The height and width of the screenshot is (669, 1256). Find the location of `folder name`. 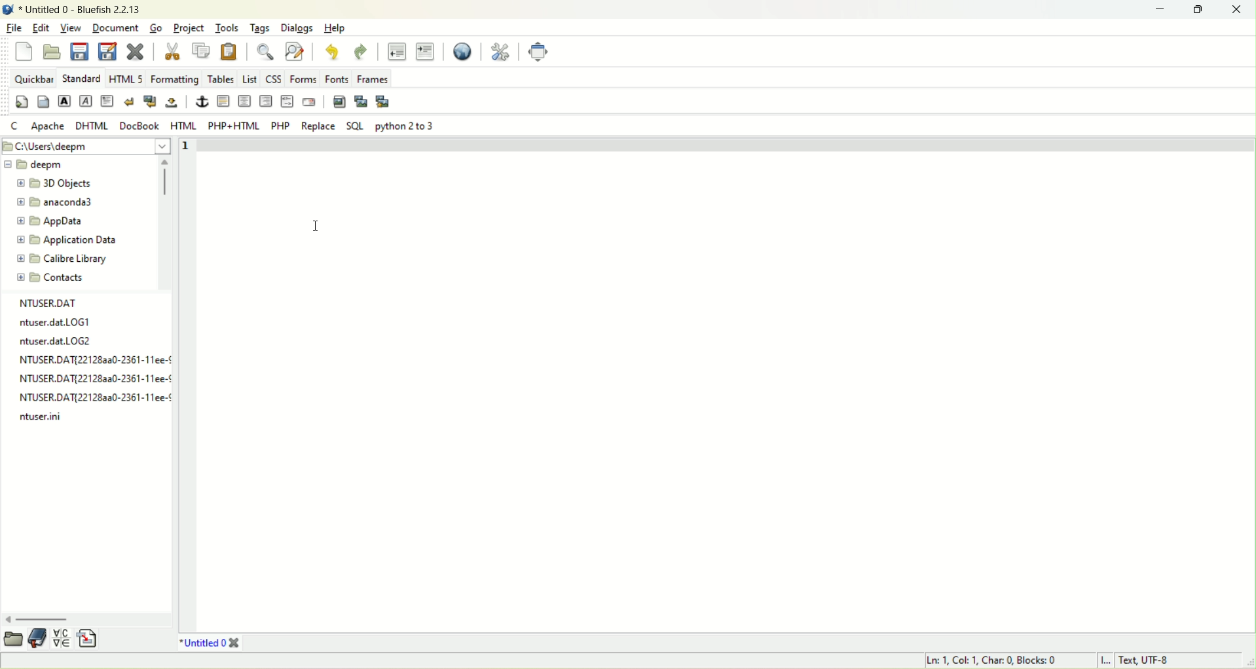

folder name is located at coordinates (63, 183).